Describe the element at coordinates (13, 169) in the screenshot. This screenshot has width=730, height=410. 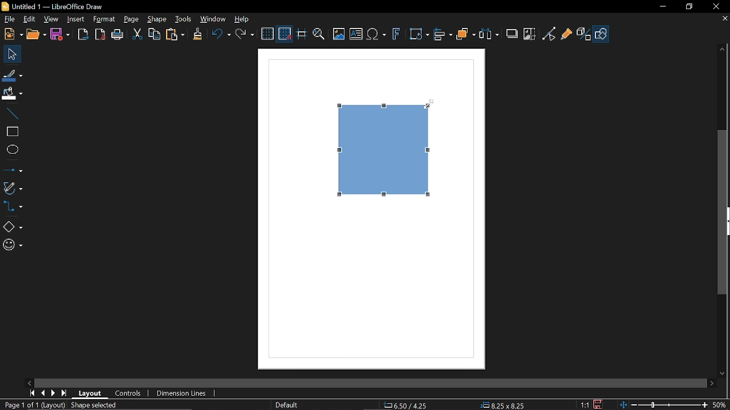
I see `Arrow` at that location.